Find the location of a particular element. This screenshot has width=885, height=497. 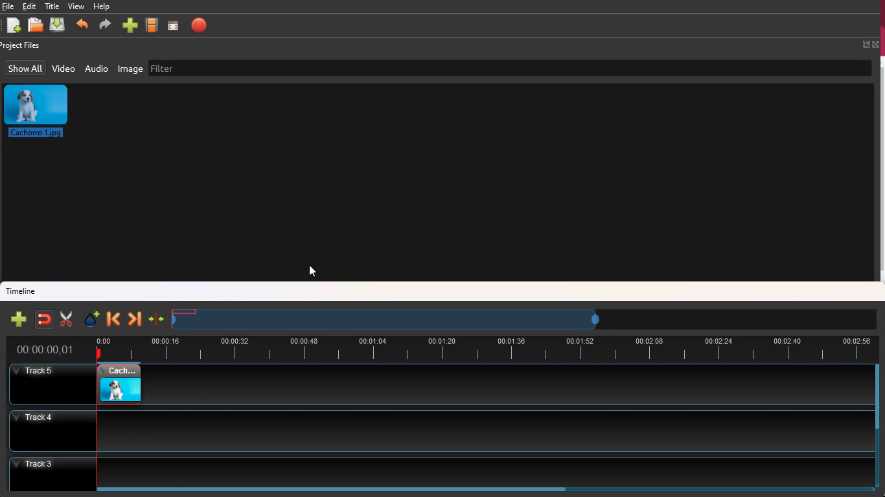

show all is located at coordinates (26, 68).